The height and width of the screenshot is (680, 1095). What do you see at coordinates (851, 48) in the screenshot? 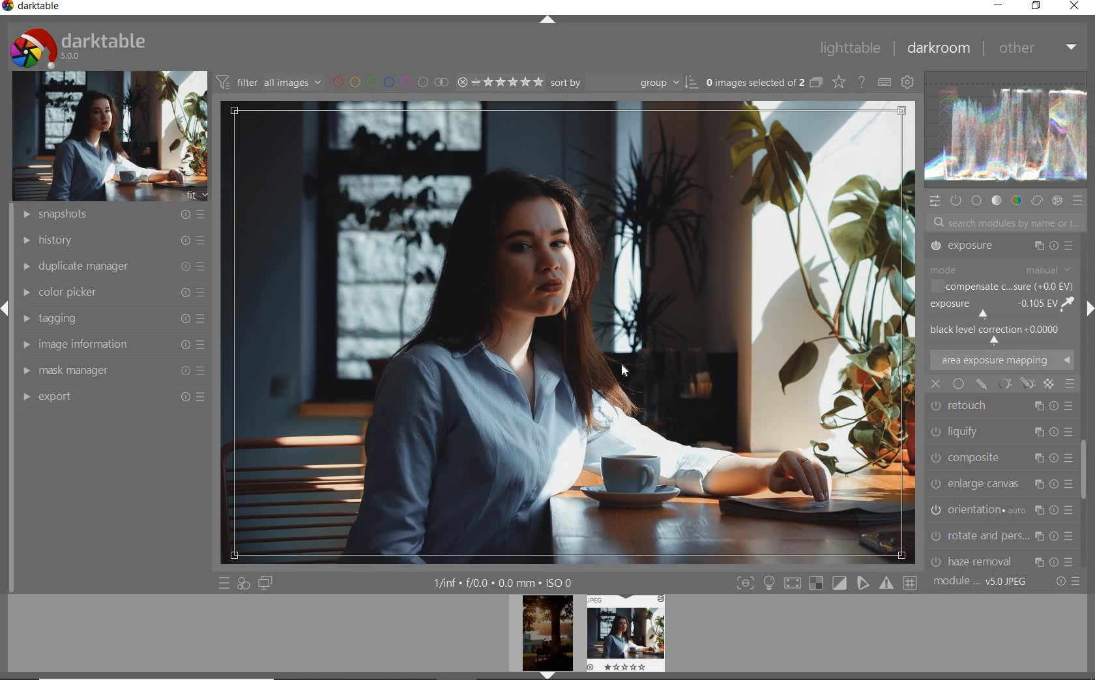
I see `LIGHTTABLE` at bounding box center [851, 48].